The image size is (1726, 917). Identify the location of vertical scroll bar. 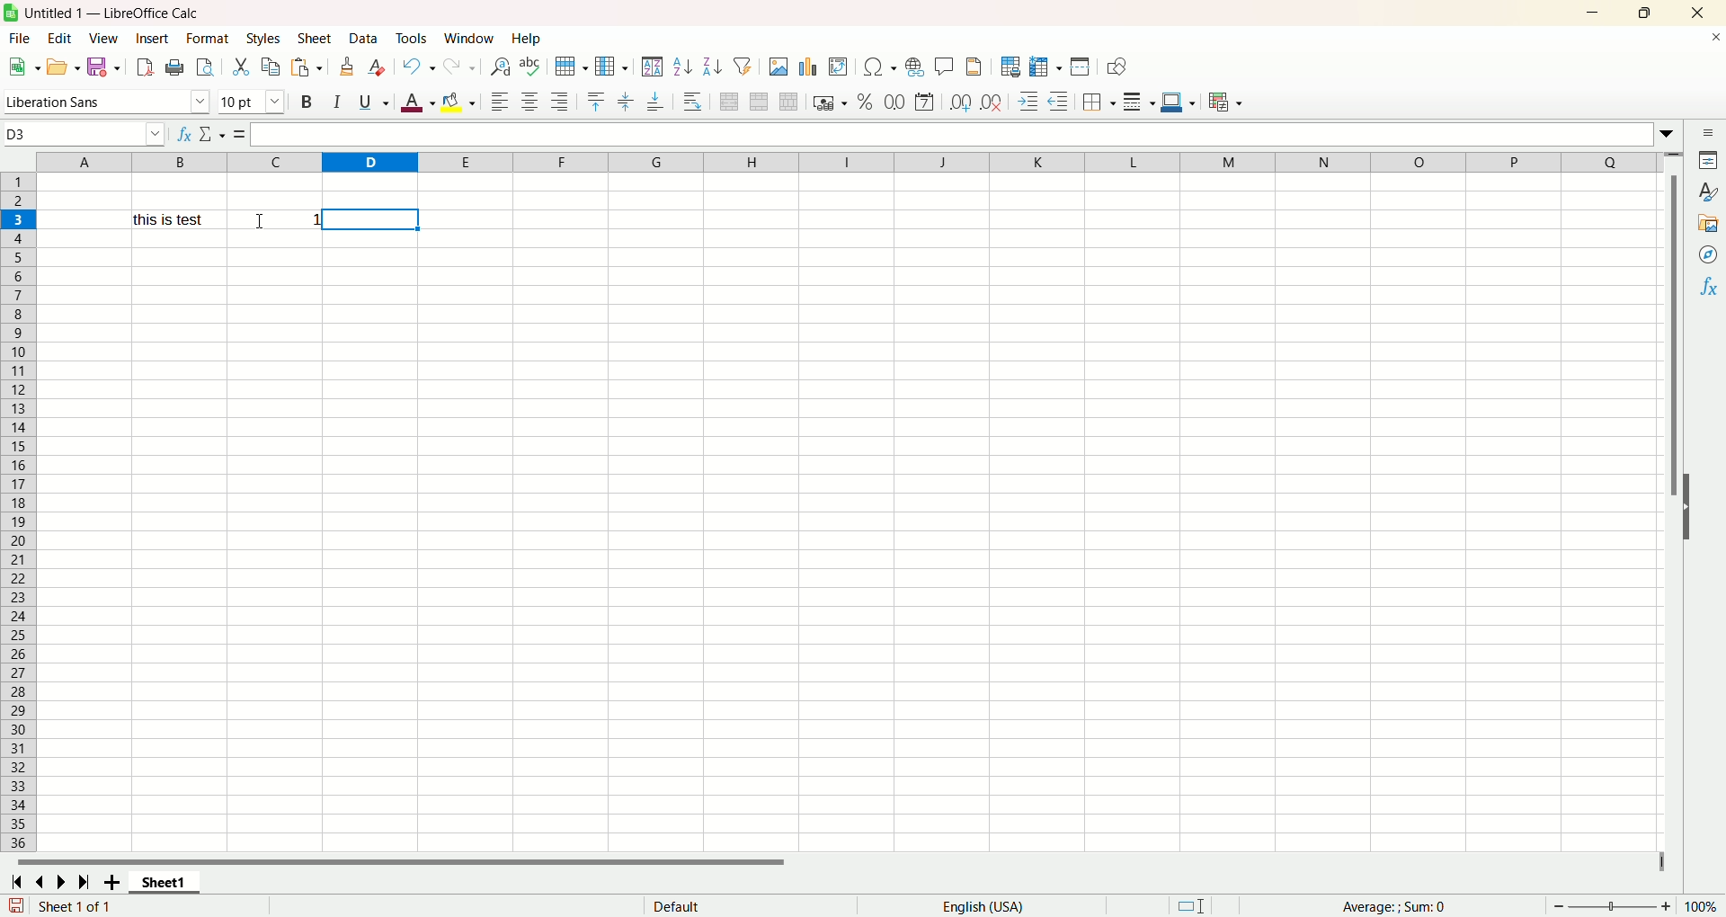
(1675, 309).